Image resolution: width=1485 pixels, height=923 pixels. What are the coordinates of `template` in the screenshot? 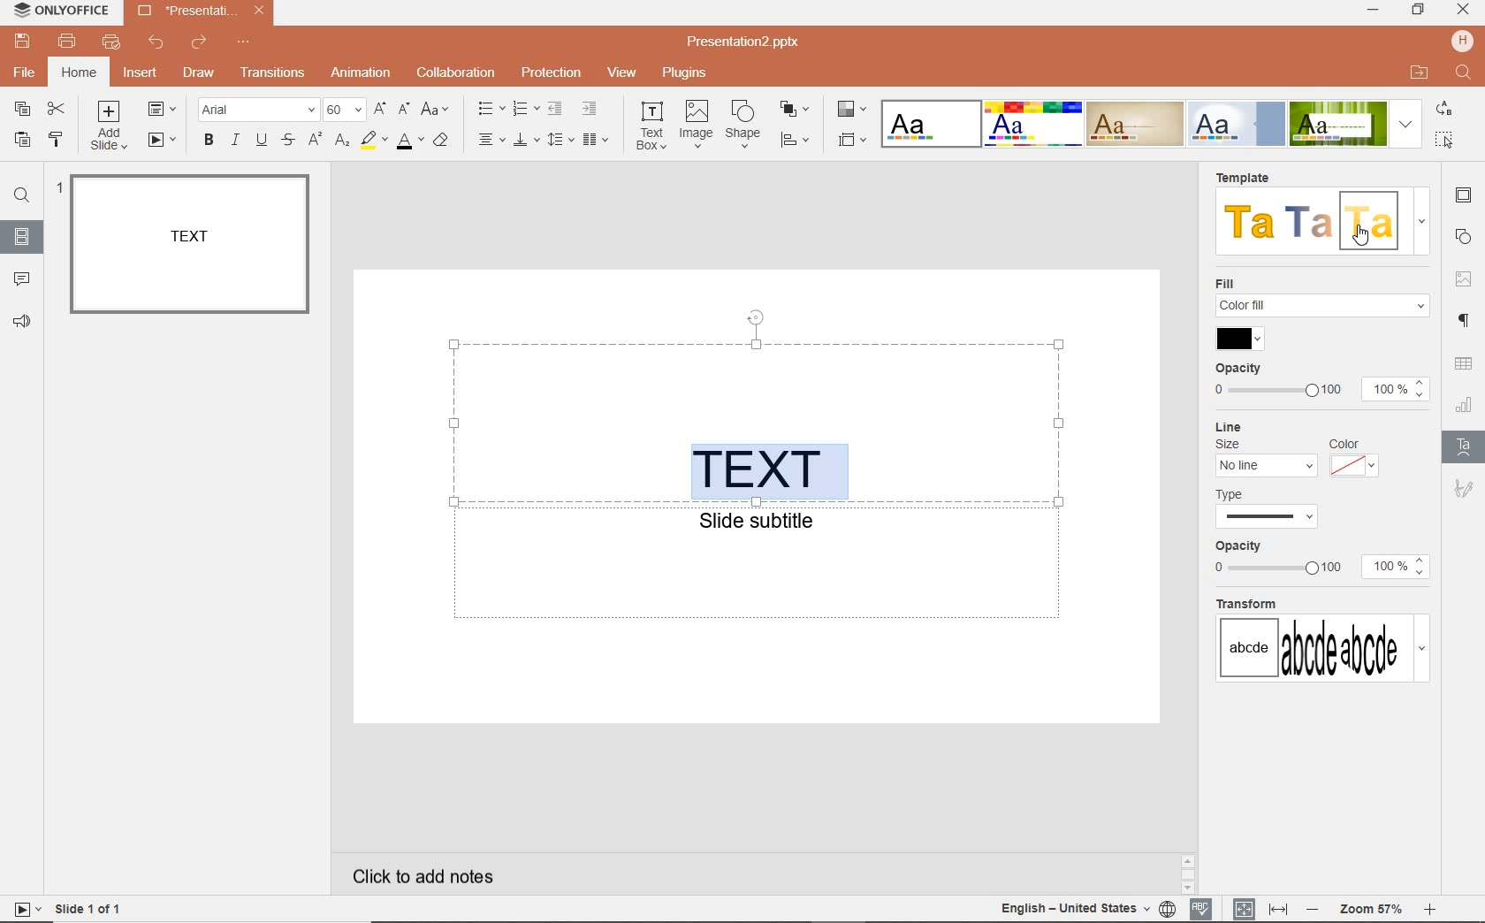 It's located at (1252, 222).